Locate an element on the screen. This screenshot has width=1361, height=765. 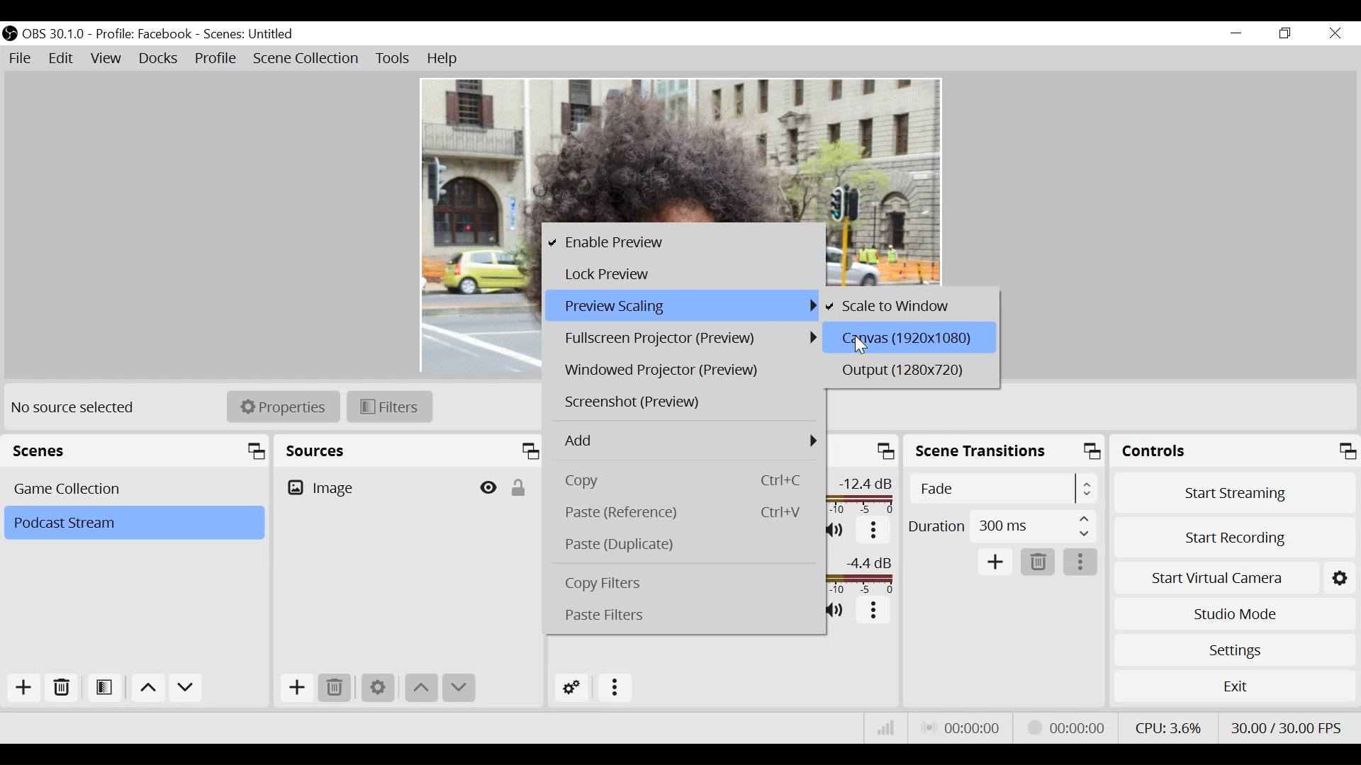
Sources Panel is located at coordinates (410, 450).